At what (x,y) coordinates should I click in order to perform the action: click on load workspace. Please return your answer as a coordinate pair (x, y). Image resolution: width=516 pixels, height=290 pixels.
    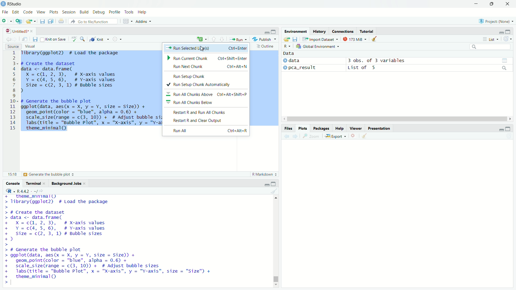
    Looking at the image, I should click on (31, 21).